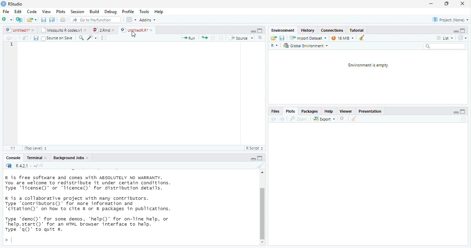  I want to click on Profile, so click(128, 12).